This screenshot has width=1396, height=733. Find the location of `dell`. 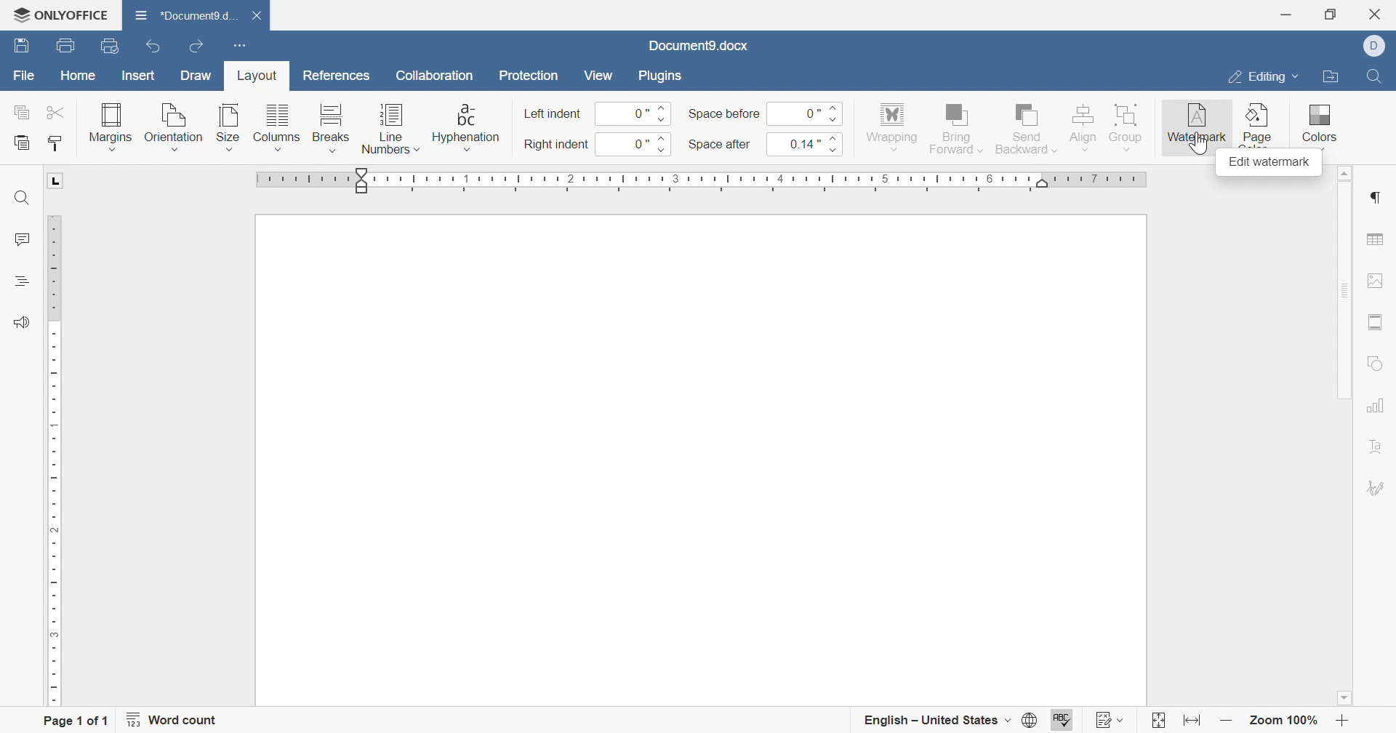

dell is located at coordinates (1379, 47).